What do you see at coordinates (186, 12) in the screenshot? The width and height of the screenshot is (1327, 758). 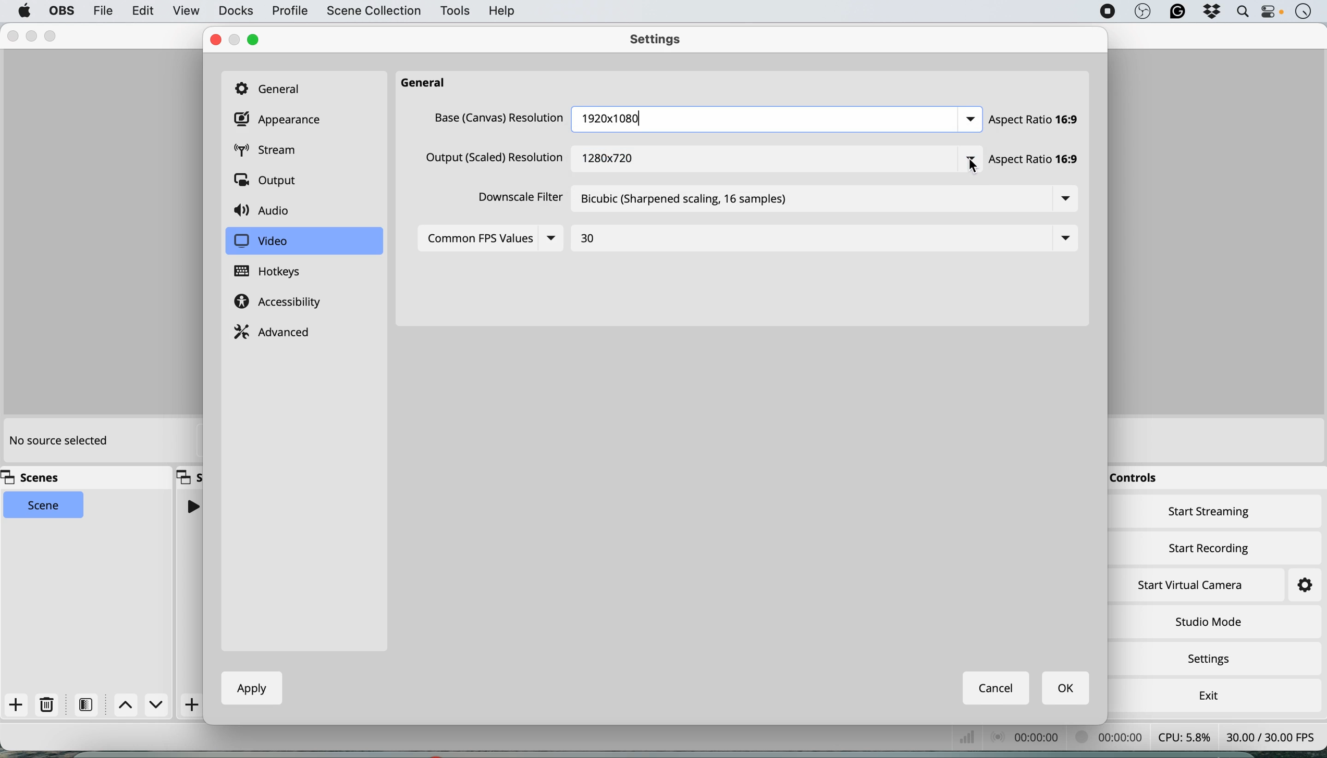 I see `view` at bounding box center [186, 12].